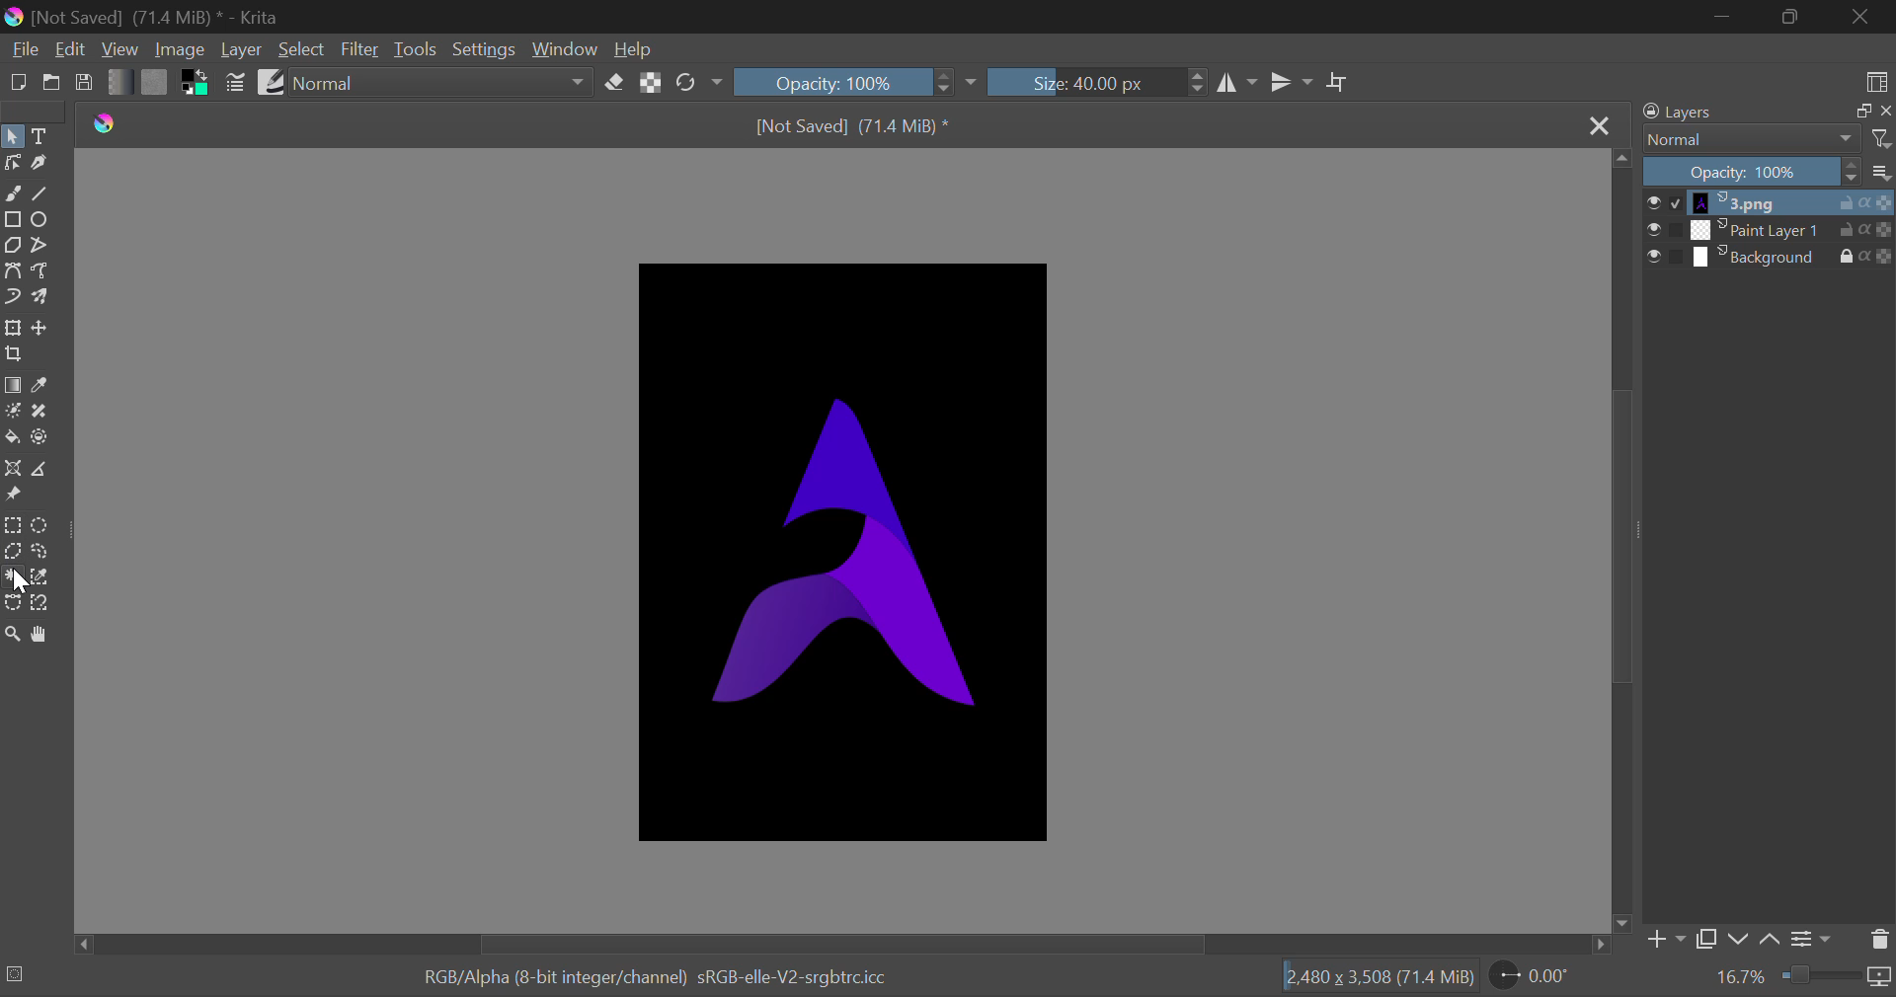 The width and height of the screenshot is (1896, 997). I want to click on Opacity, so click(845, 84).